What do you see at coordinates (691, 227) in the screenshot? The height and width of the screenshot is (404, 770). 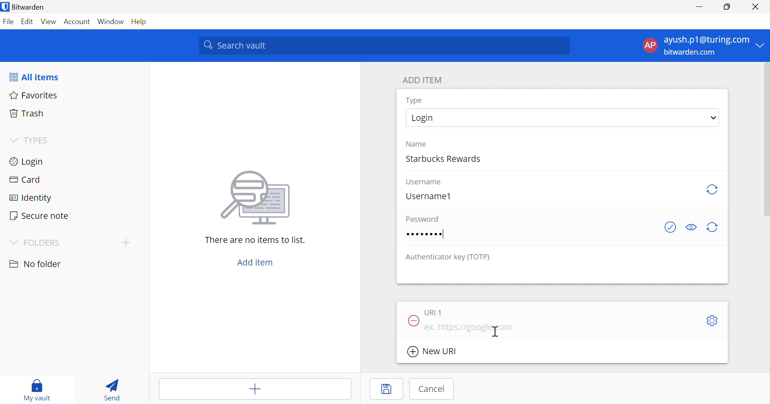 I see `Toggle visibility` at bounding box center [691, 227].